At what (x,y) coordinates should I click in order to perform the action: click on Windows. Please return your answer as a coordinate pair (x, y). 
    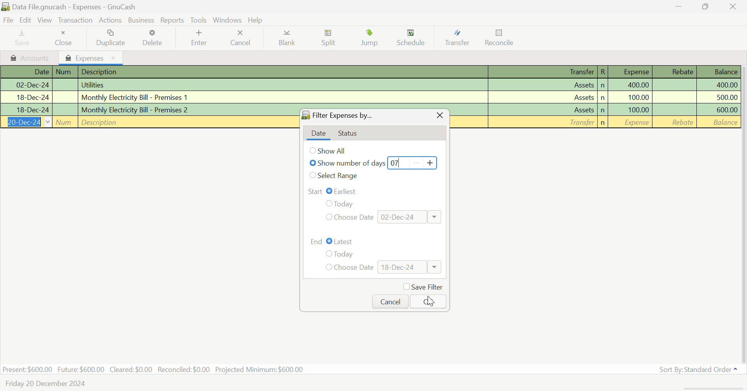
    Looking at the image, I should click on (228, 19).